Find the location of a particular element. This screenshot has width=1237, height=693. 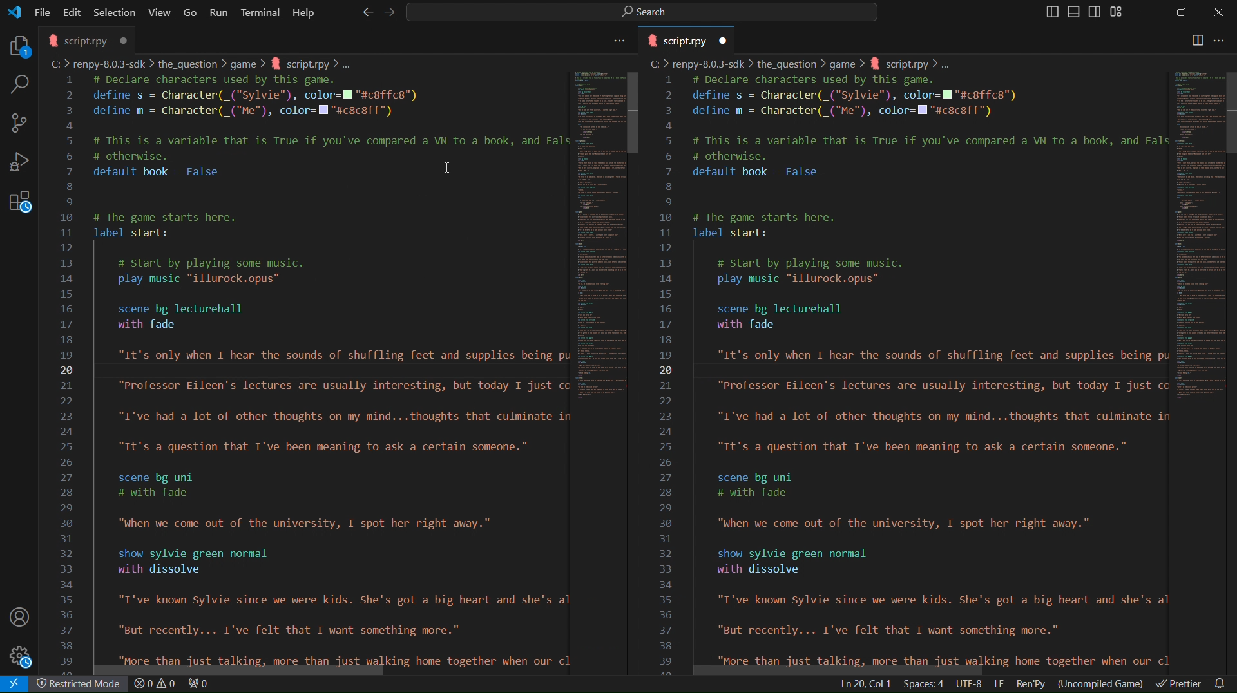

cursor is located at coordinates (451, 170).